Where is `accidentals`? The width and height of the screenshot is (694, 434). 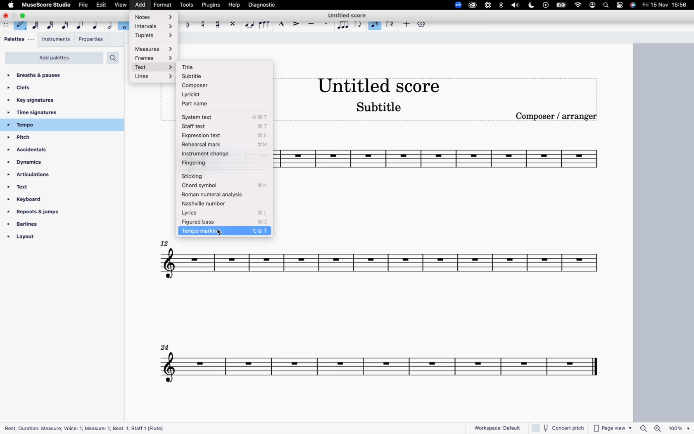
accidentals is located at coordinates (33, 150).